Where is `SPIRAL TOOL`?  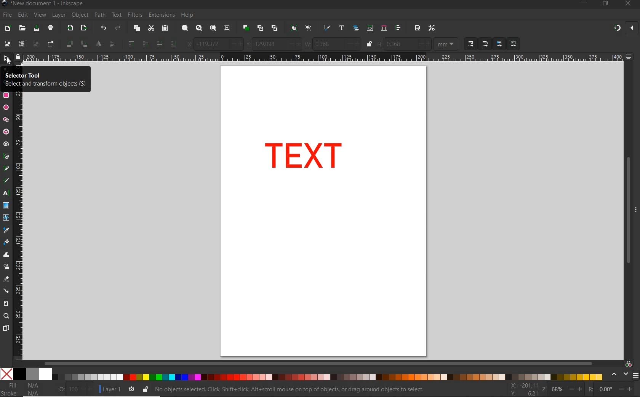
SPIRAL TOOL is located at coordinates (6, 145).